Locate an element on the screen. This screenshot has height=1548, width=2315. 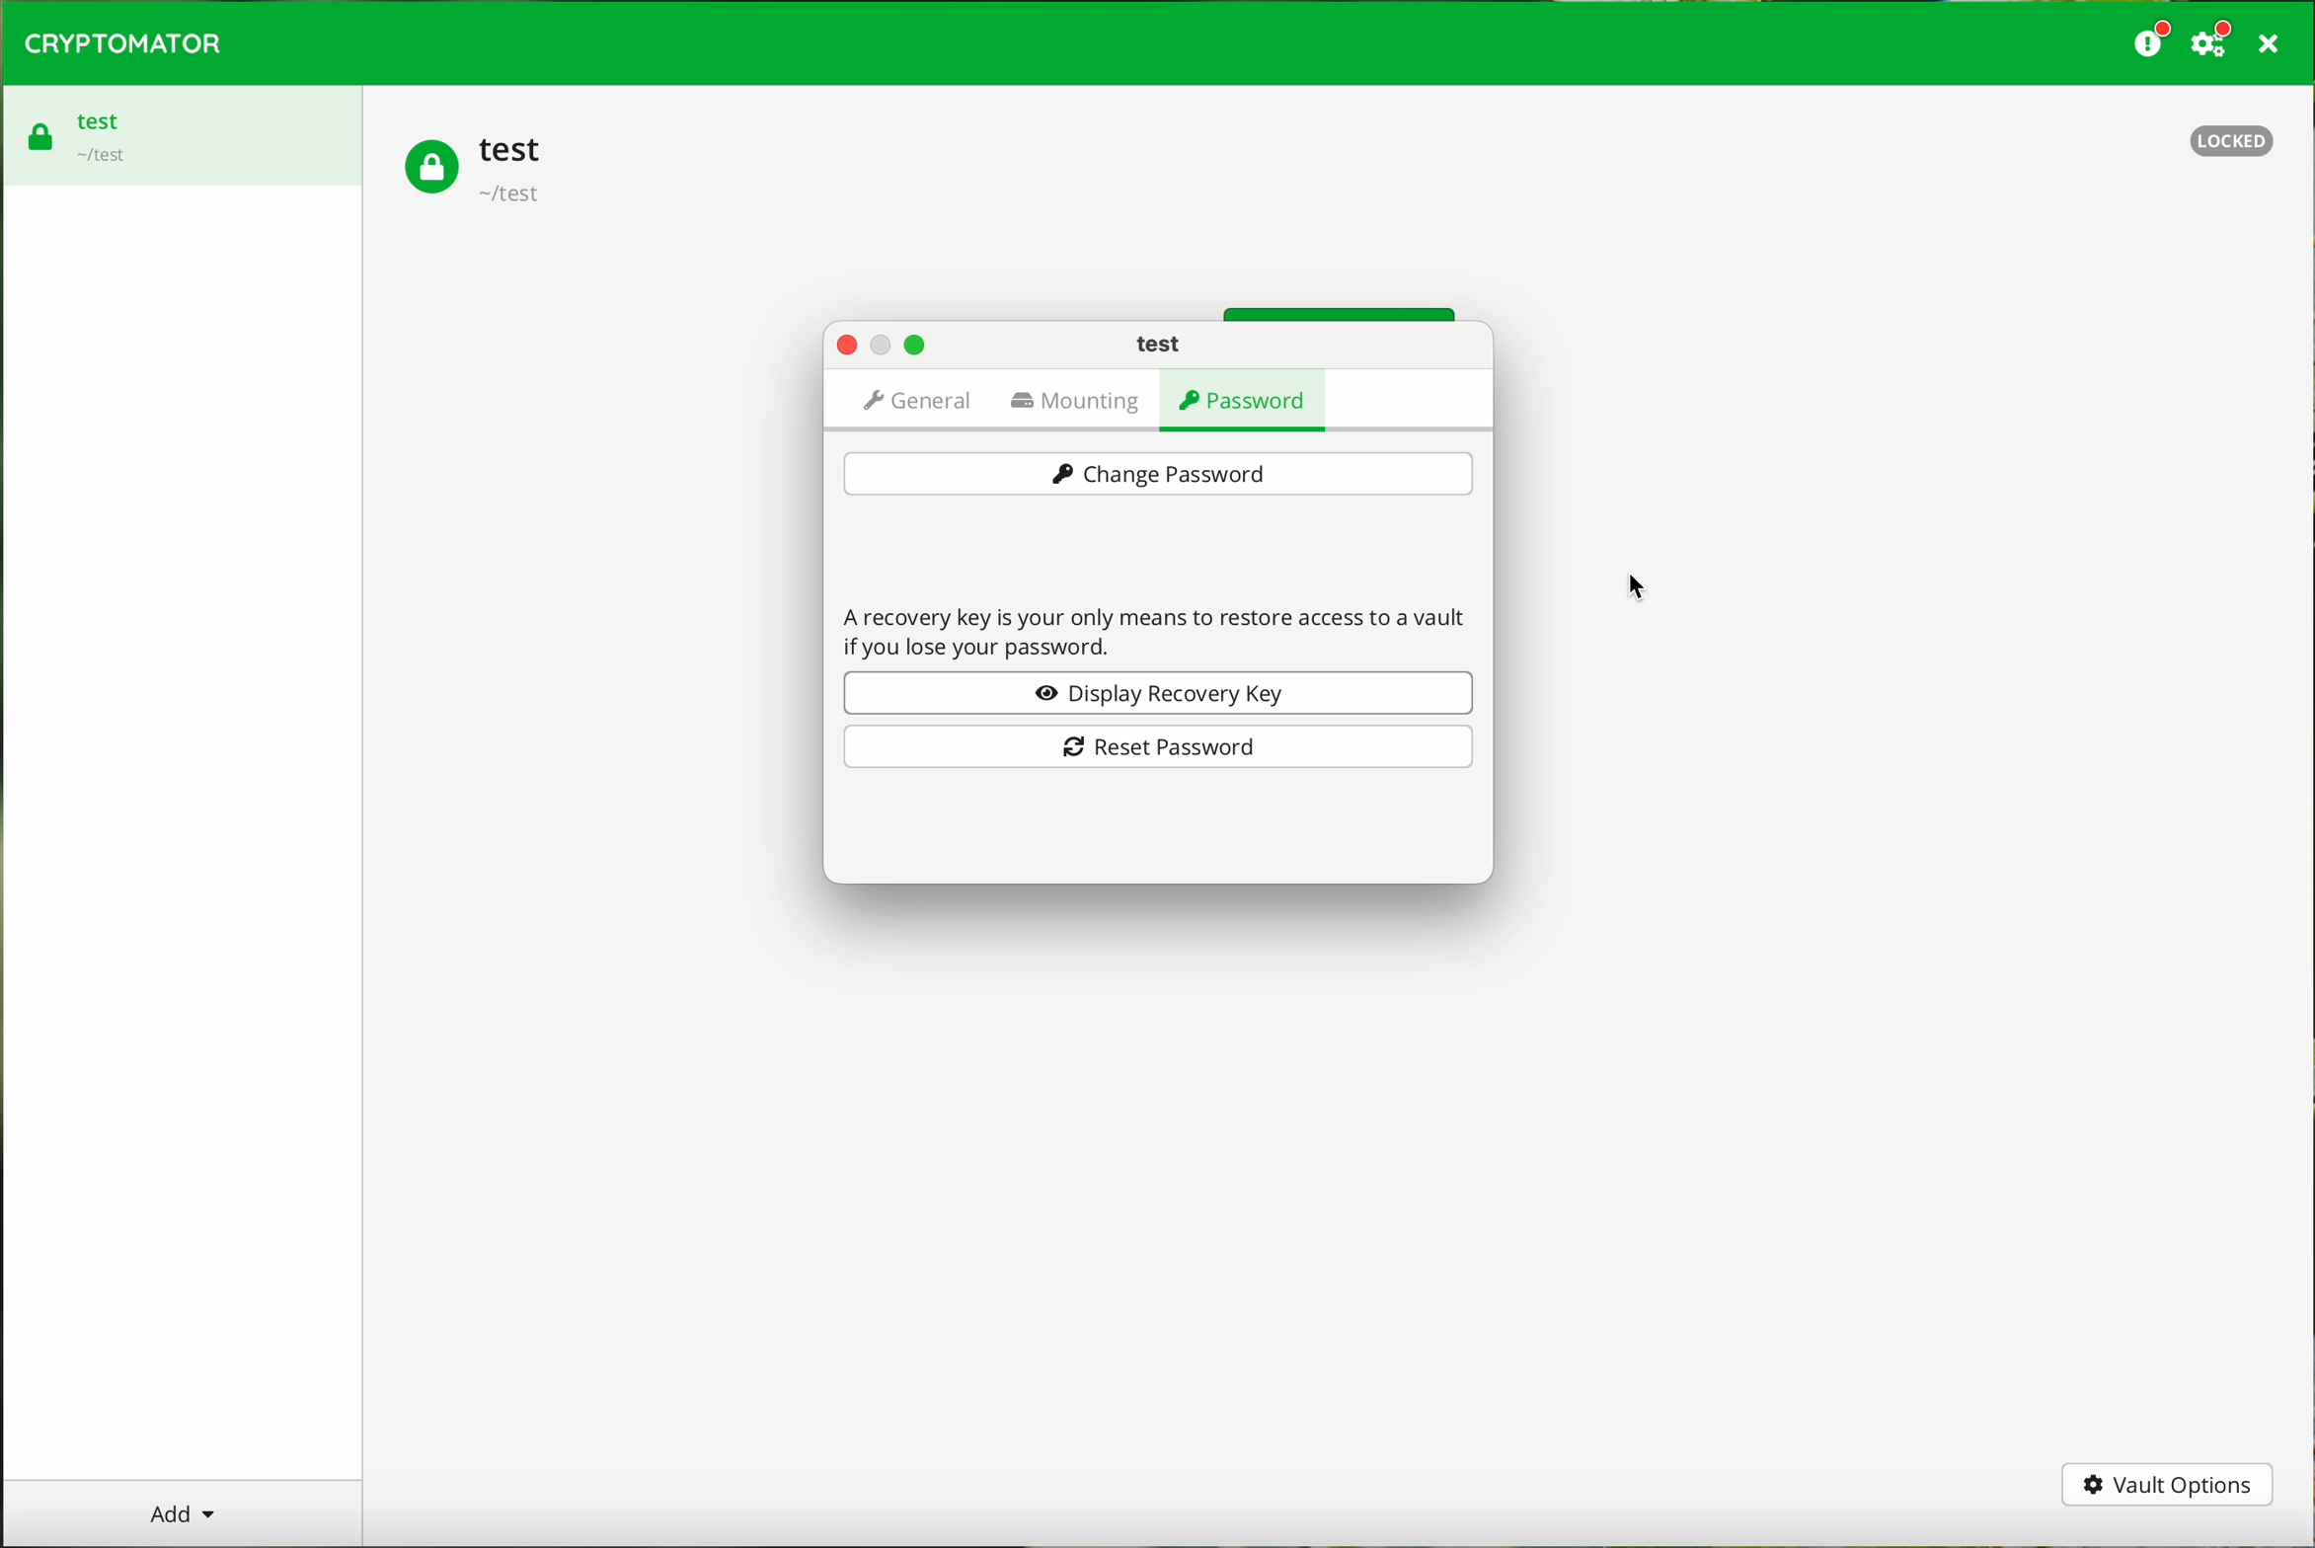
settings is located at coordinates (2215, 40).